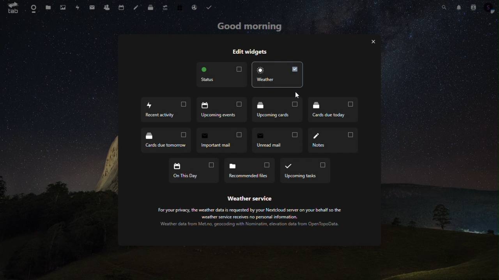  I want to click on status, so click(222, 75).